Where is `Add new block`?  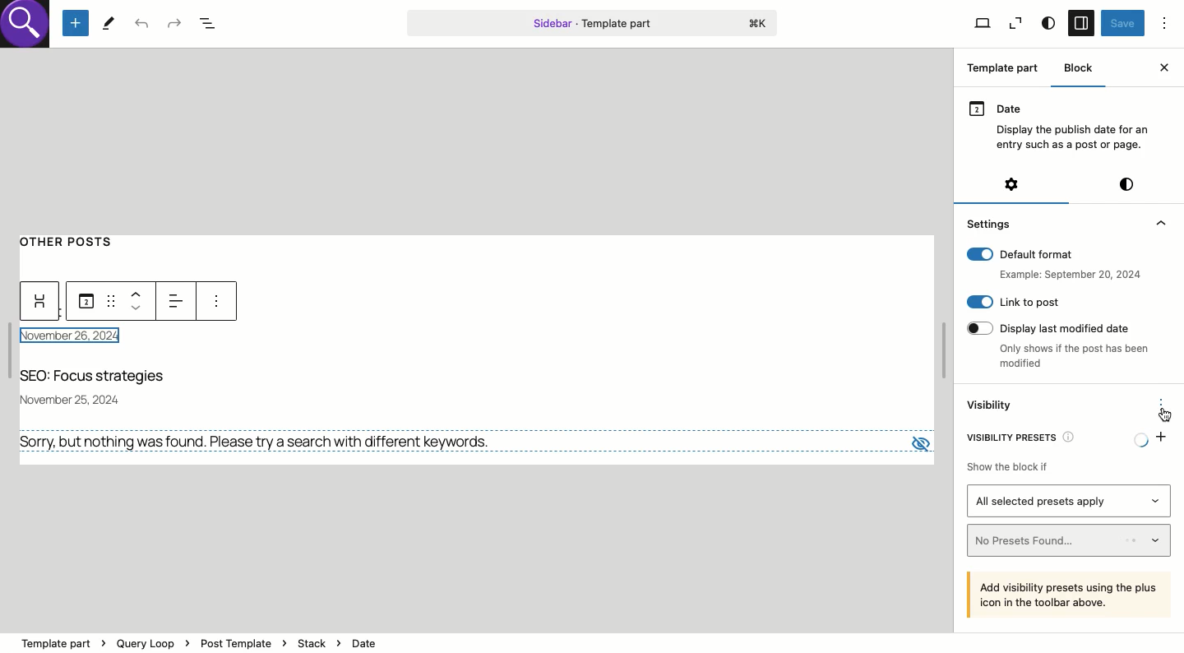 Add new block is located at coordinates (76, 24).